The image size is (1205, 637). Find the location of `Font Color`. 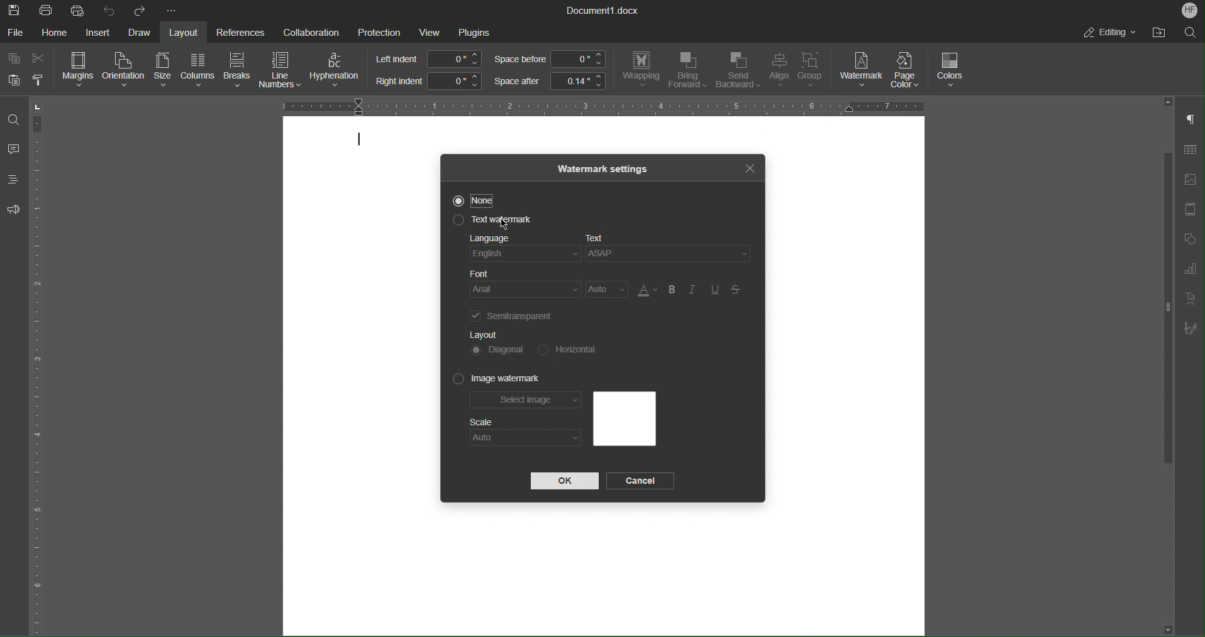

Font Color is located at coordinates (646, 290).